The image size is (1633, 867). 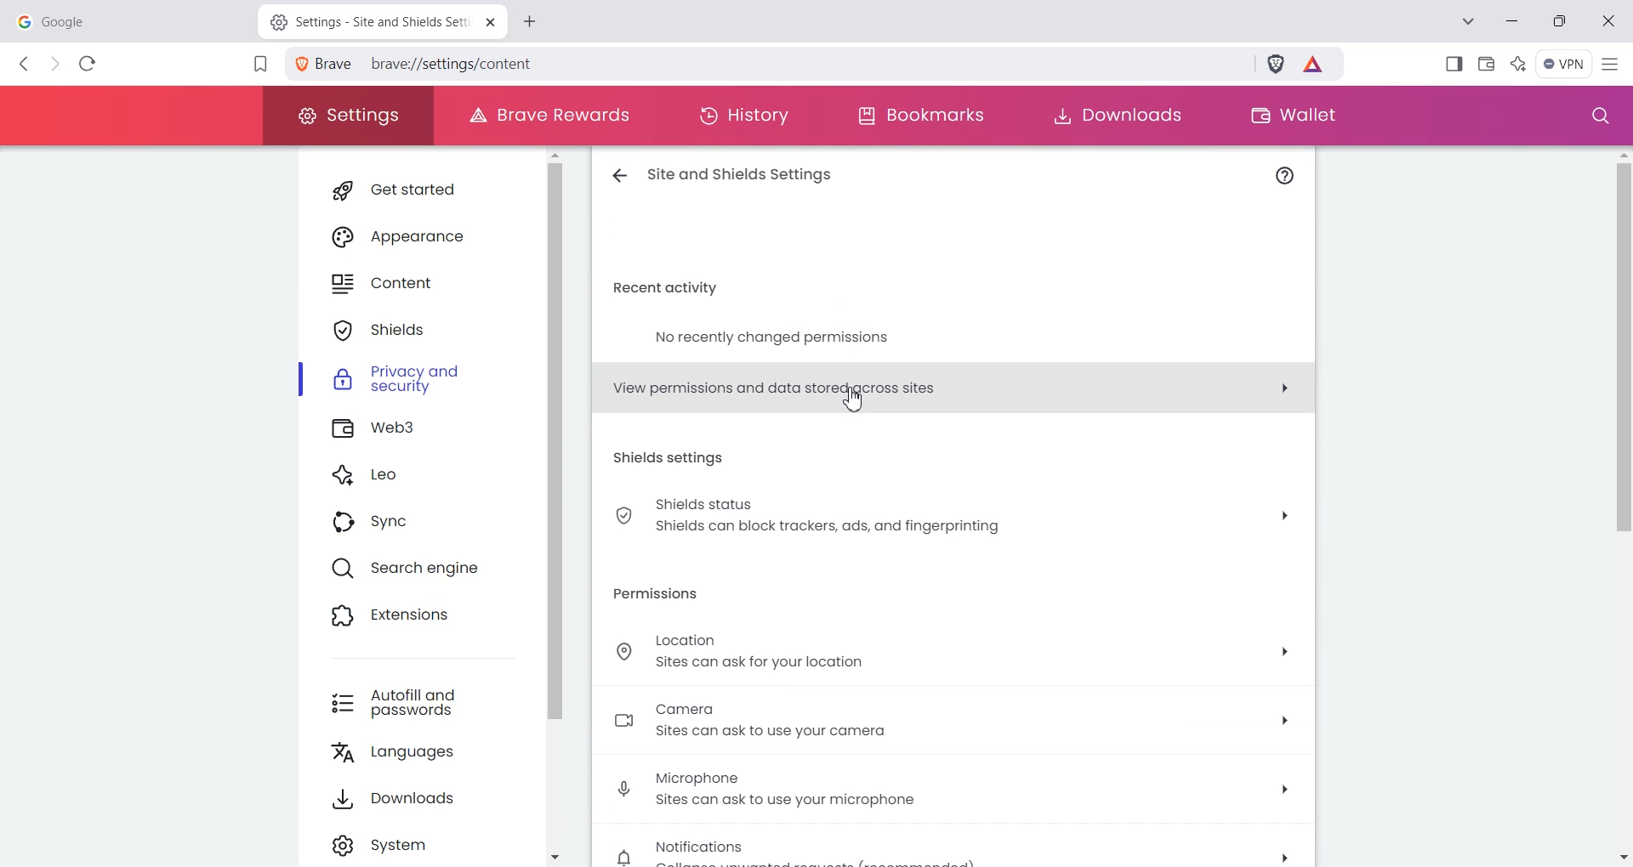 I want to click on Shields, so click(x=421, y=330).